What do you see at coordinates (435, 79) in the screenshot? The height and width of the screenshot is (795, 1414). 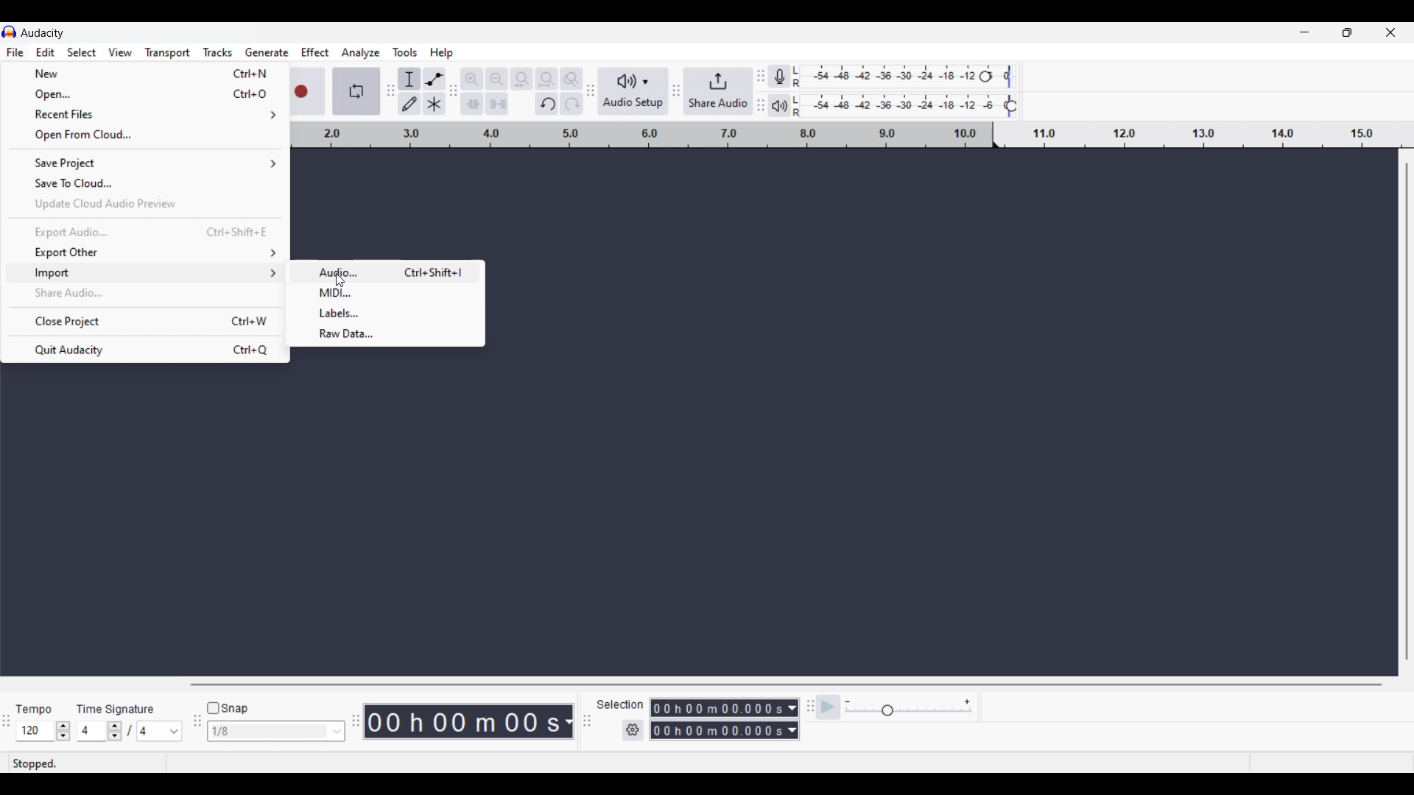 I see `Envelop tool` at bounding box center [435, 79].